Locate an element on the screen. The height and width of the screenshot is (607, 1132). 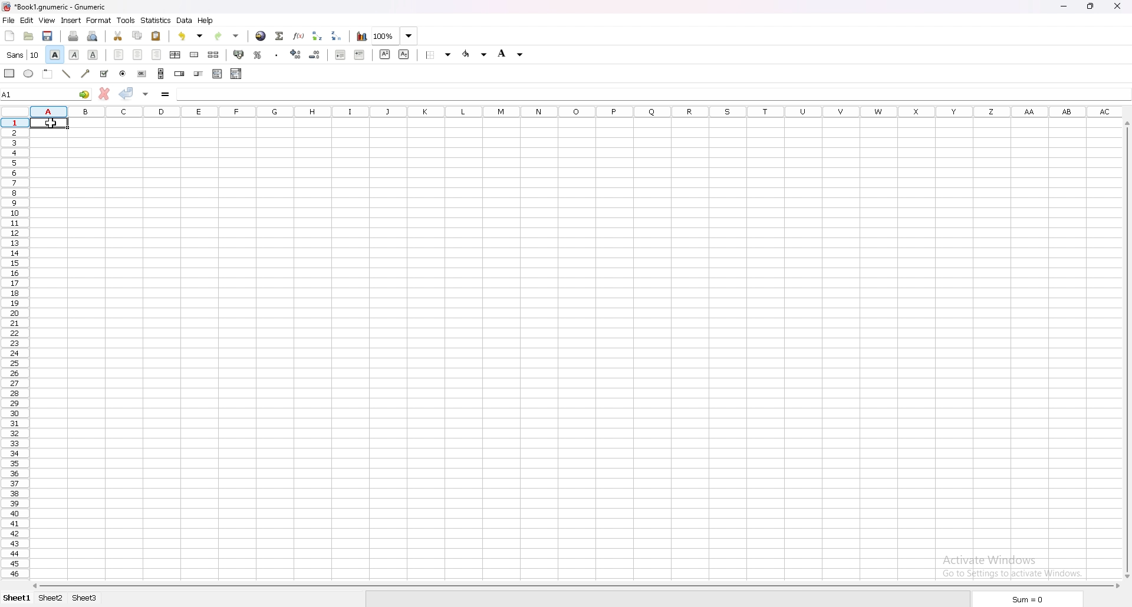
minimize is located at coordinates (1065, 8).